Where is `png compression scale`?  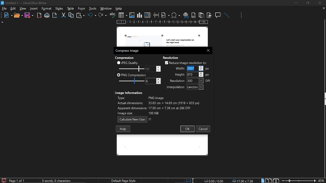 png compression scale is located at coordinates (130, 81).